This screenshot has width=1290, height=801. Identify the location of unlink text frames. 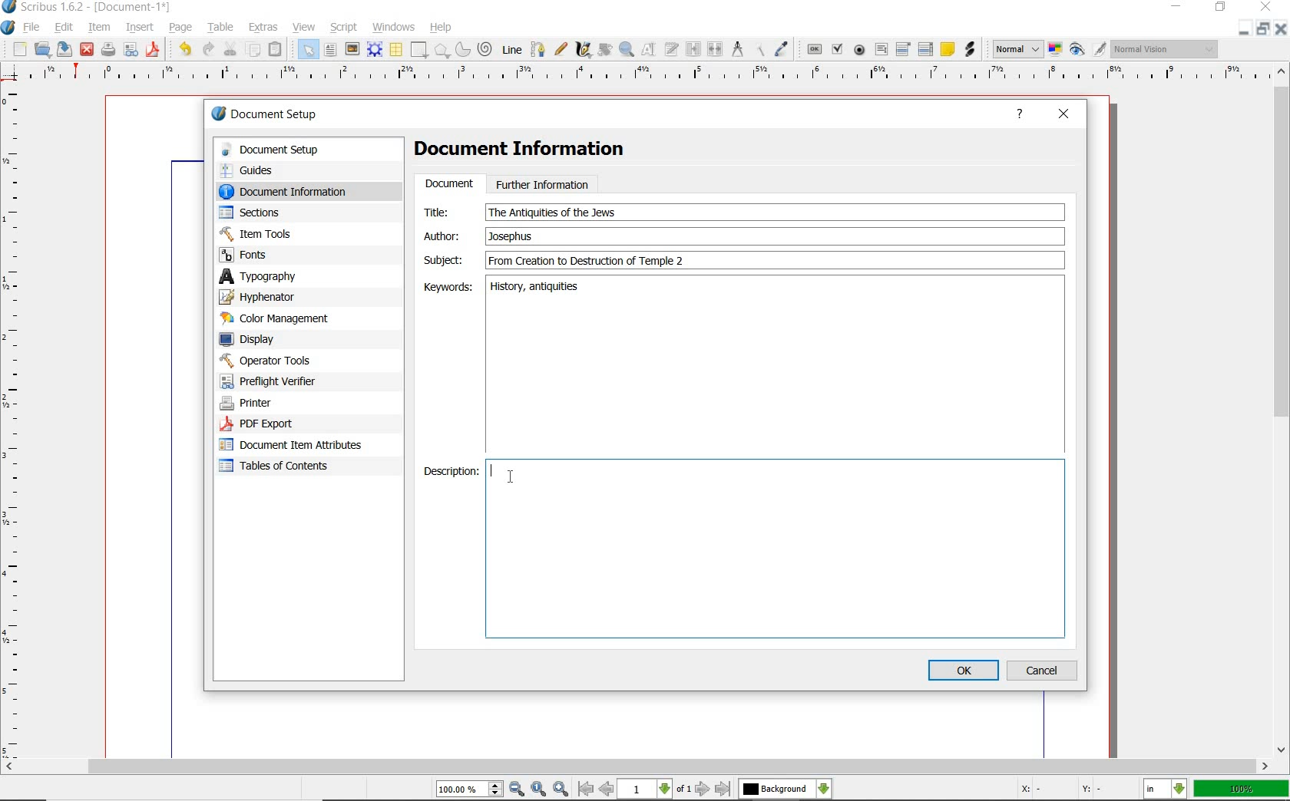
(716, 48).